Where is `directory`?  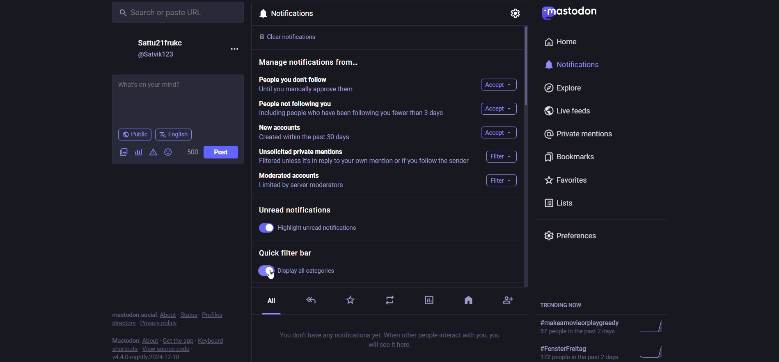 directory is located at coordinates (124, 325).